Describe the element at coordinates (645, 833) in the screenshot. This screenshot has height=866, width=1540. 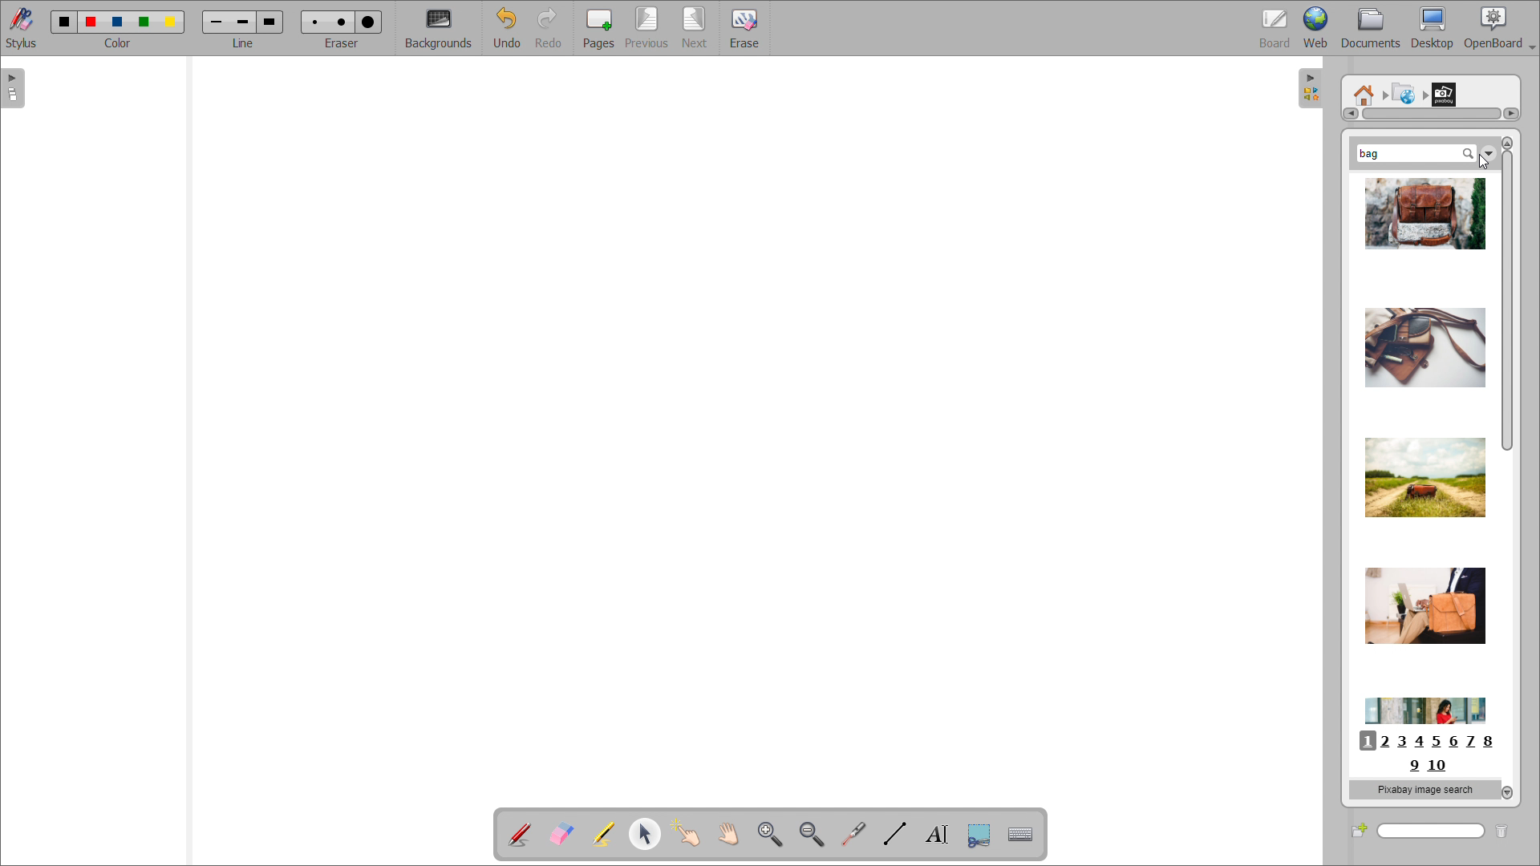
I see `select object and modify` at that location.